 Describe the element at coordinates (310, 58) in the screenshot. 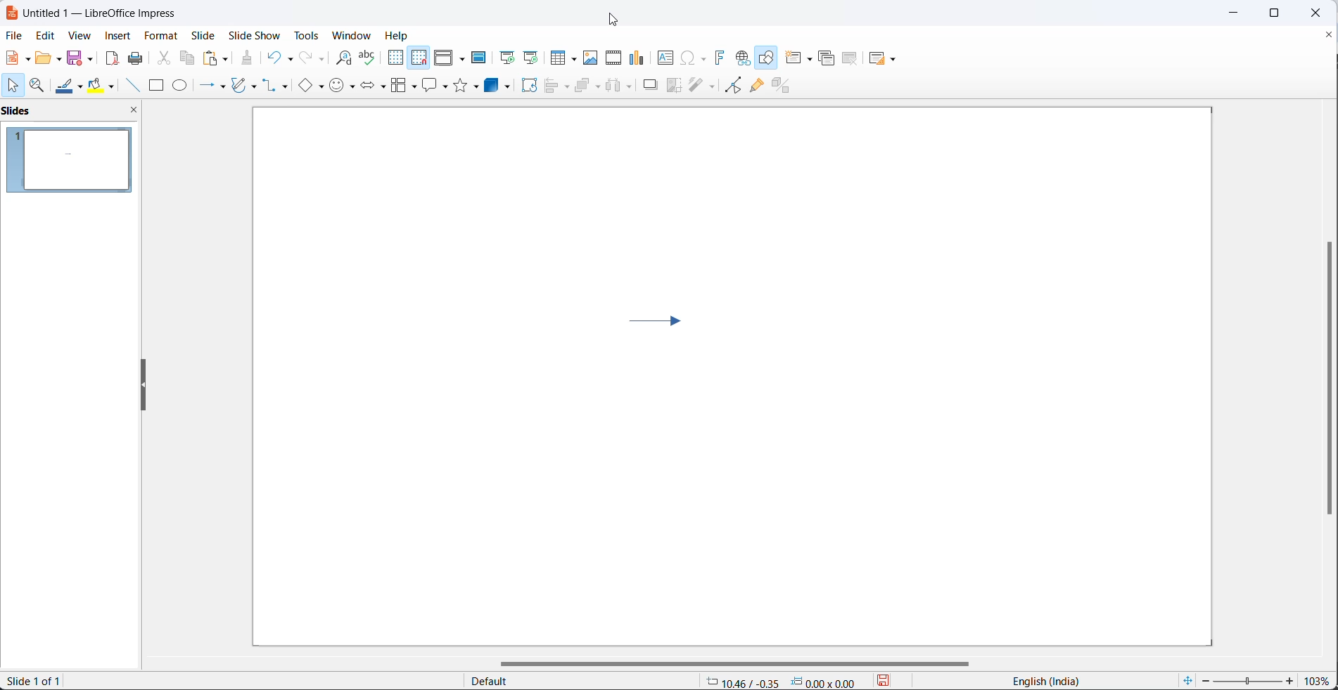

I see `redo` at that location.